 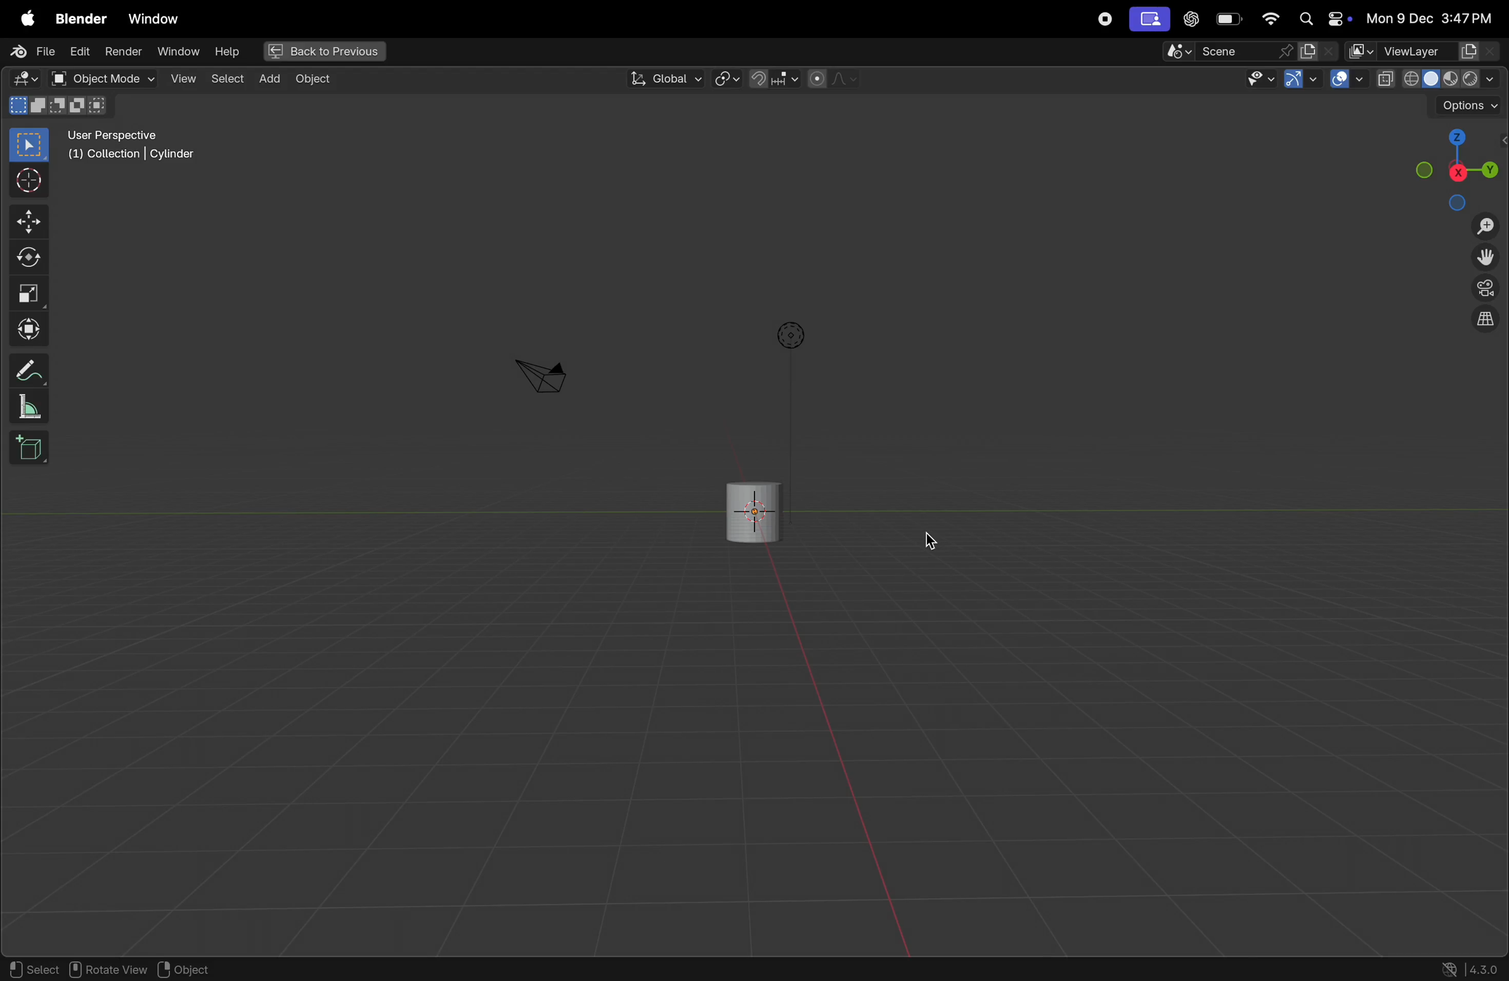 I want to click on File, so click(x=29, y=51).